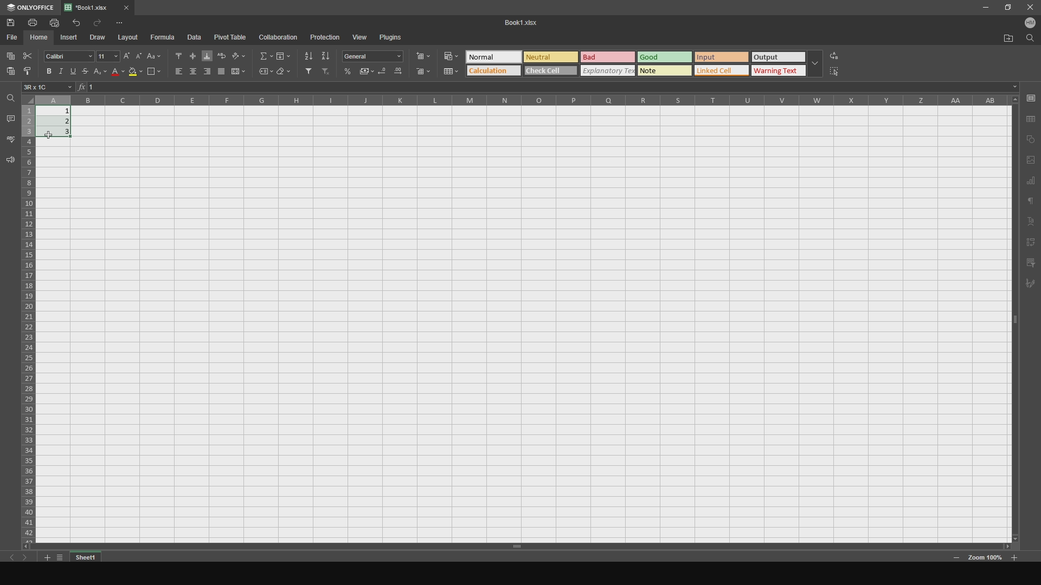  I want to click on fill color, so click(135, 74).